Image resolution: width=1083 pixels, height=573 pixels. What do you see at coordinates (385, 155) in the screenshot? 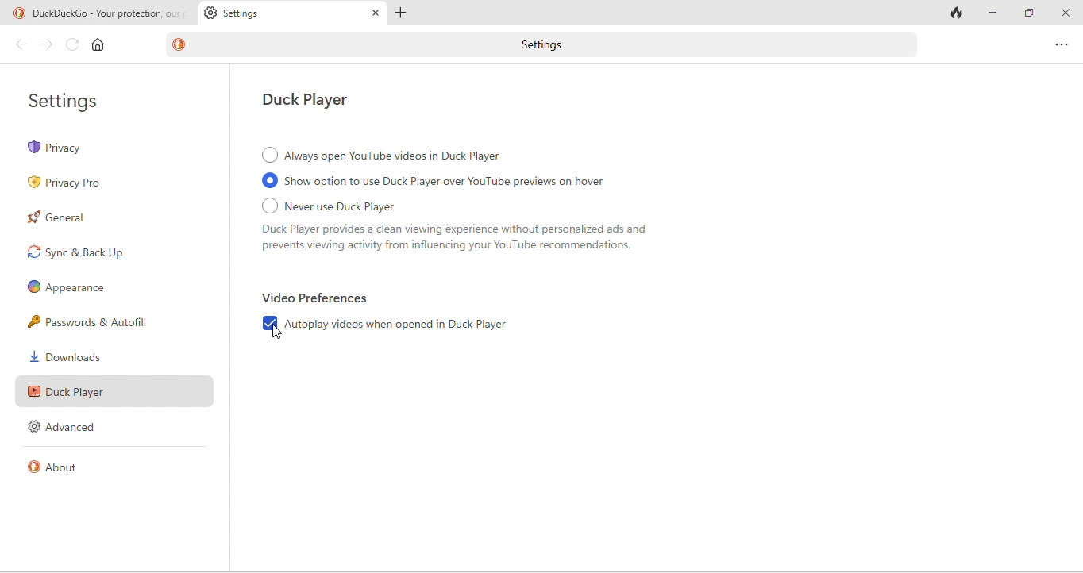
I see `always open youtube videos on duckduckgo` at bounding box center [385, 155].